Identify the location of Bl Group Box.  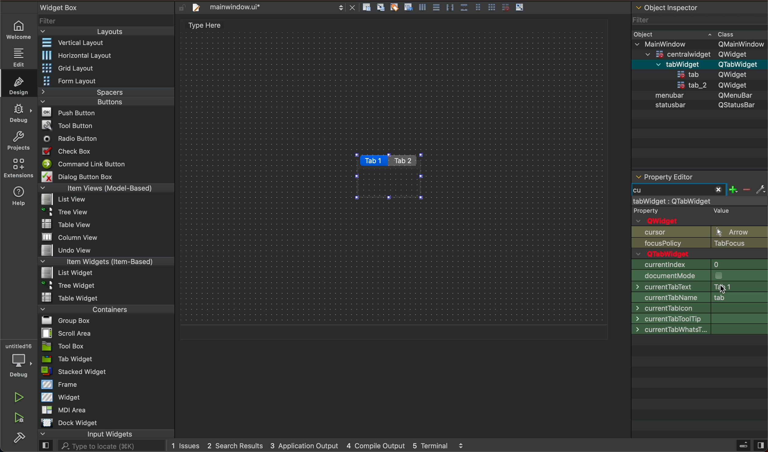
(66, 319).